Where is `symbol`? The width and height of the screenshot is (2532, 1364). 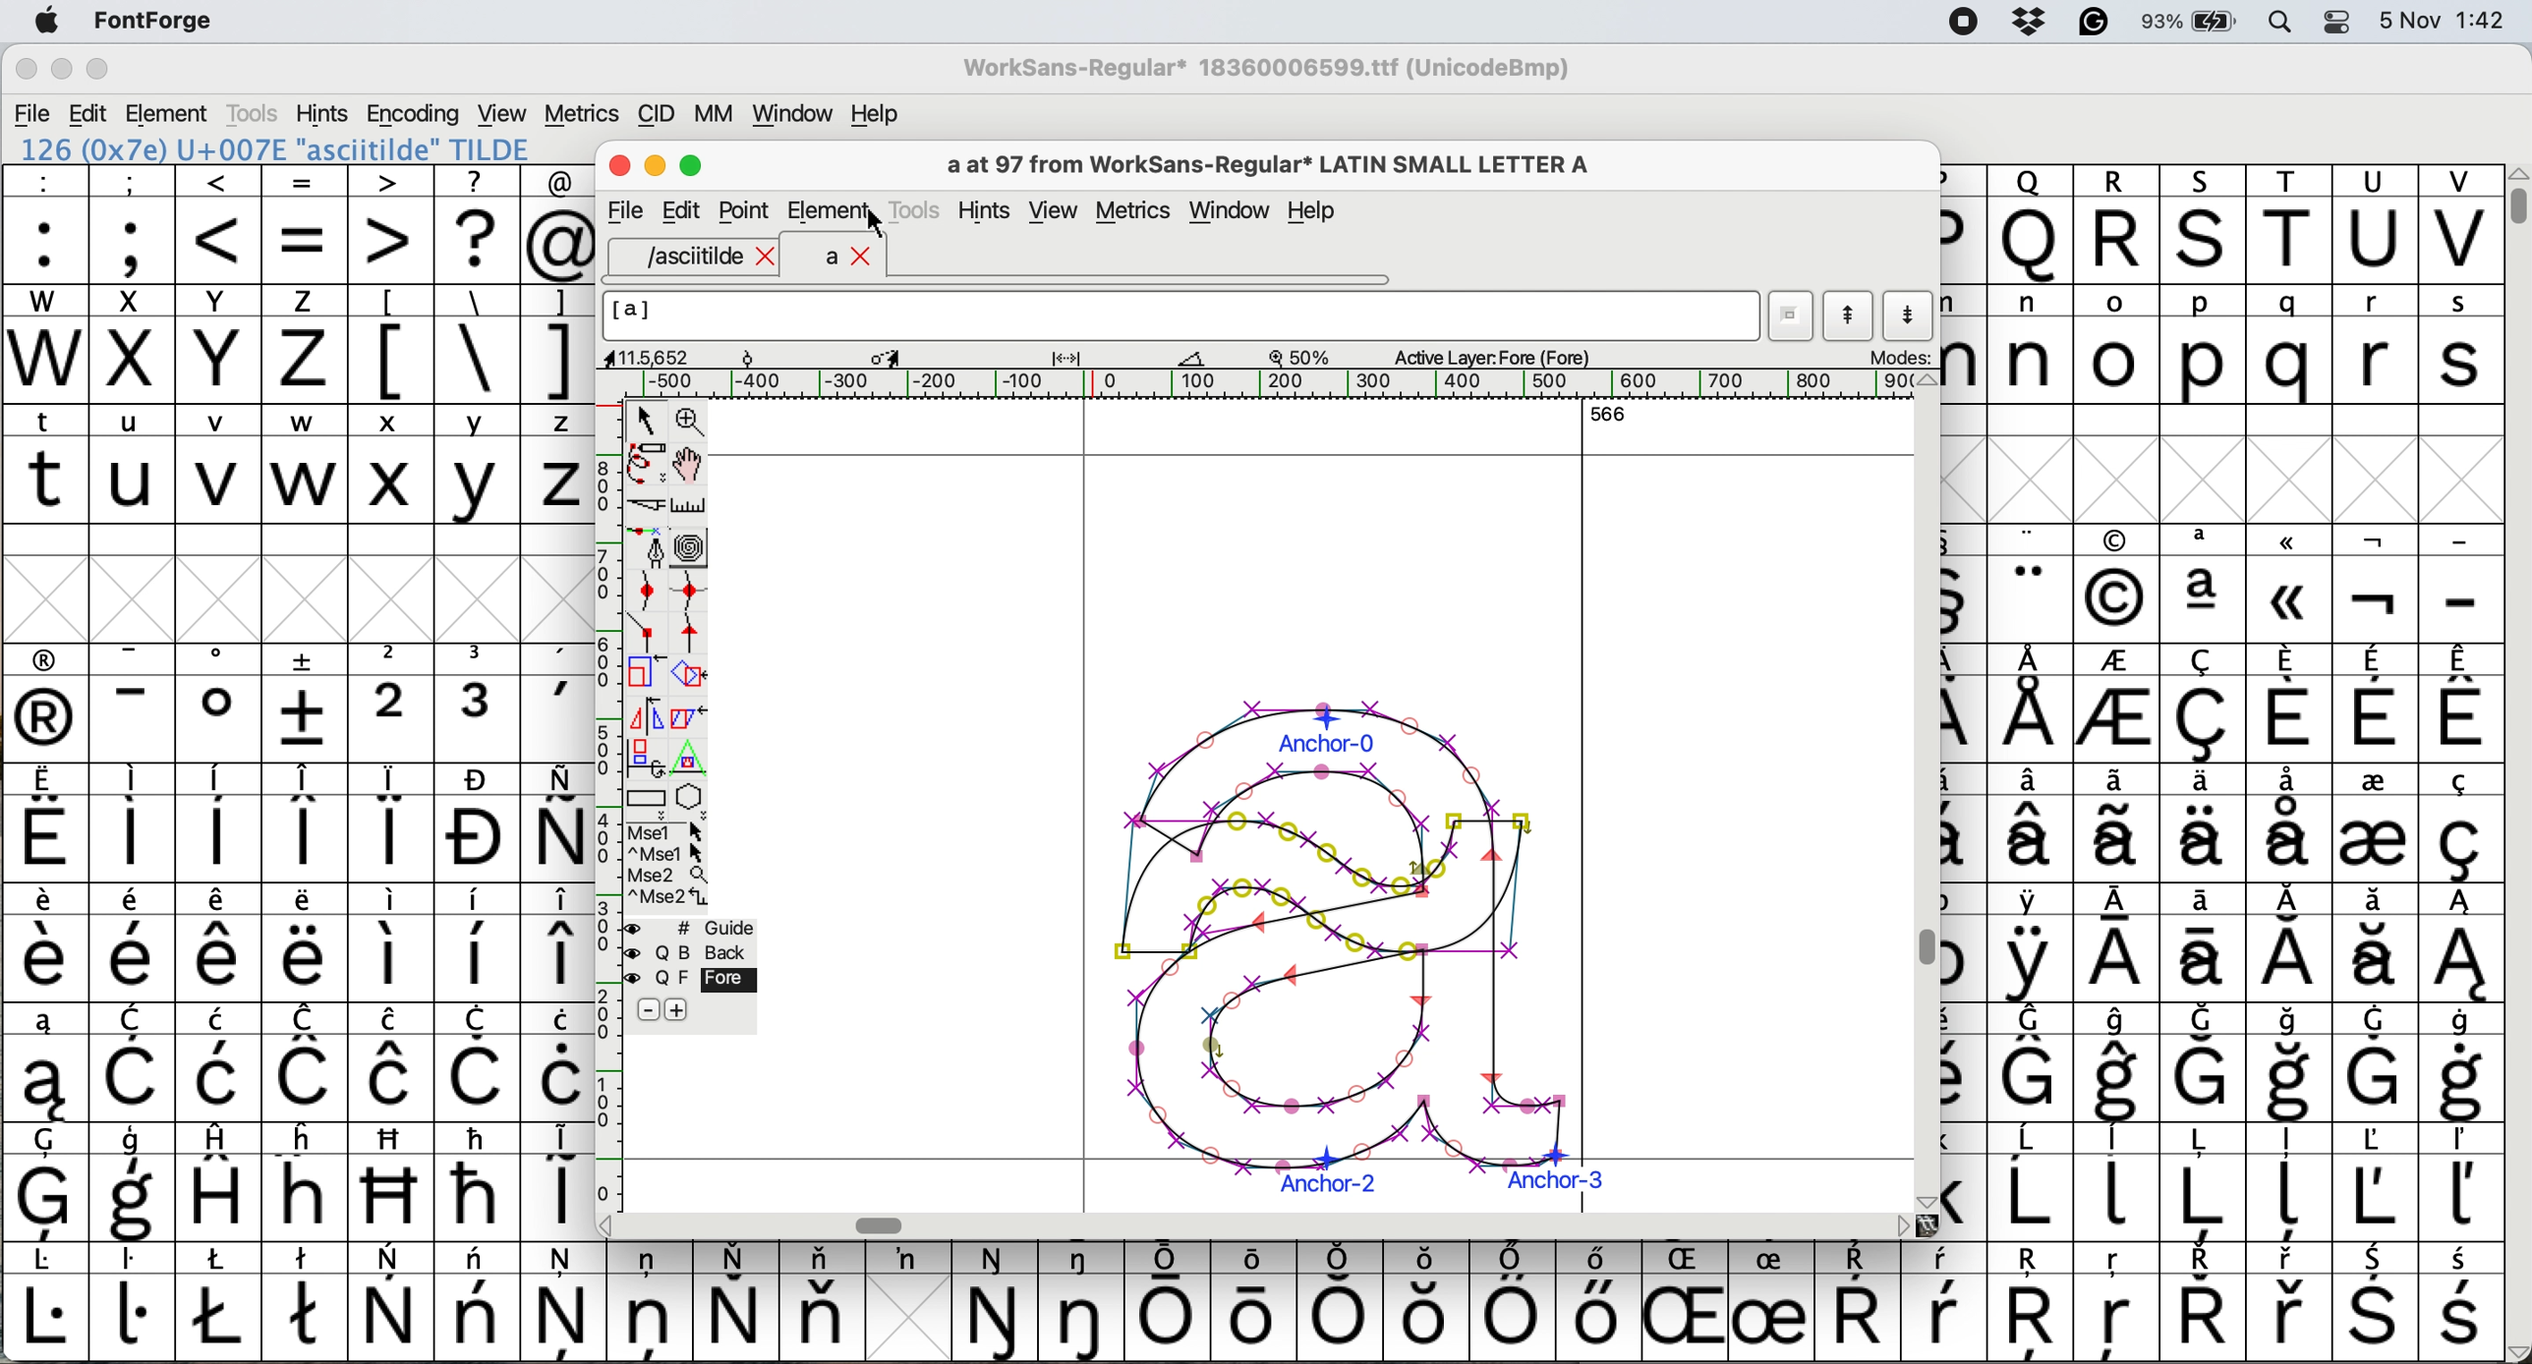
symbol is located at coordinates (2209, 822).